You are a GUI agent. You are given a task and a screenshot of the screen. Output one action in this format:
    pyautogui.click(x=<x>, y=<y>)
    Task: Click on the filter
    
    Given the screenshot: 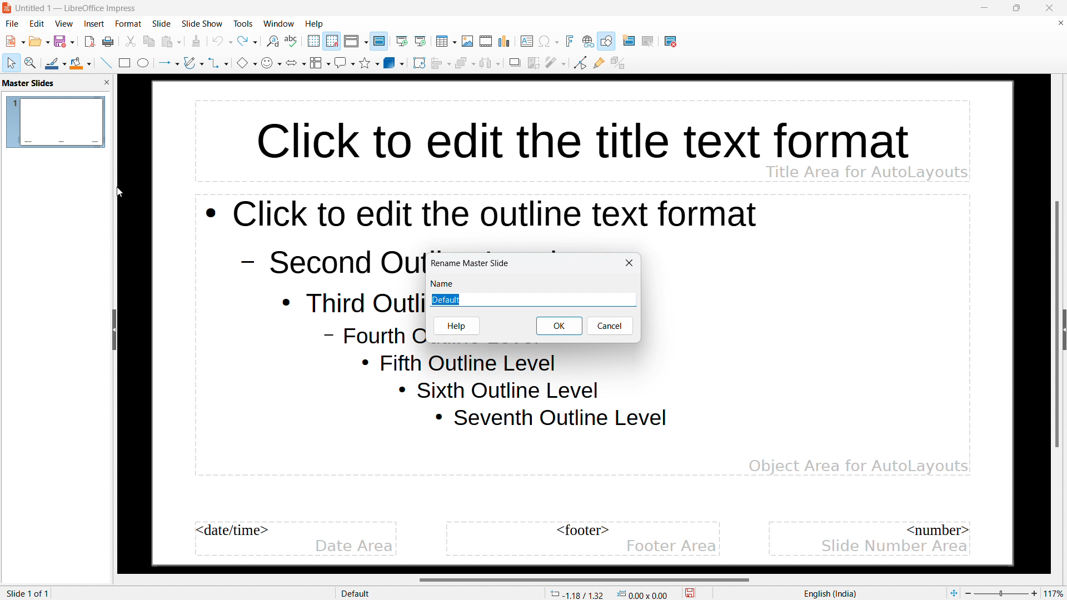 What is the action you would take?
    pyautogui.click(x=556, y=62)
    